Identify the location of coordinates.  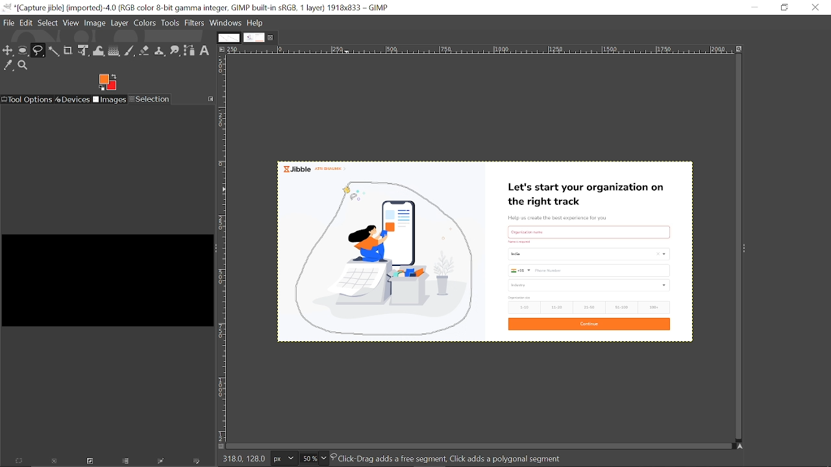
(243, 458).